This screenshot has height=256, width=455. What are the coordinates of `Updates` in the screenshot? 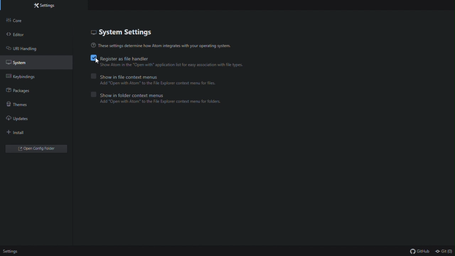 It's located at (24, 120).